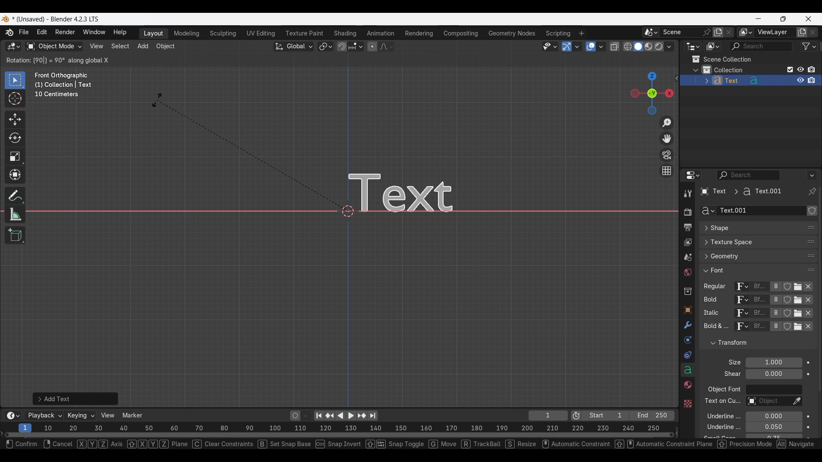  I want to click on Layout workspace, current selection, so click(153, 34).